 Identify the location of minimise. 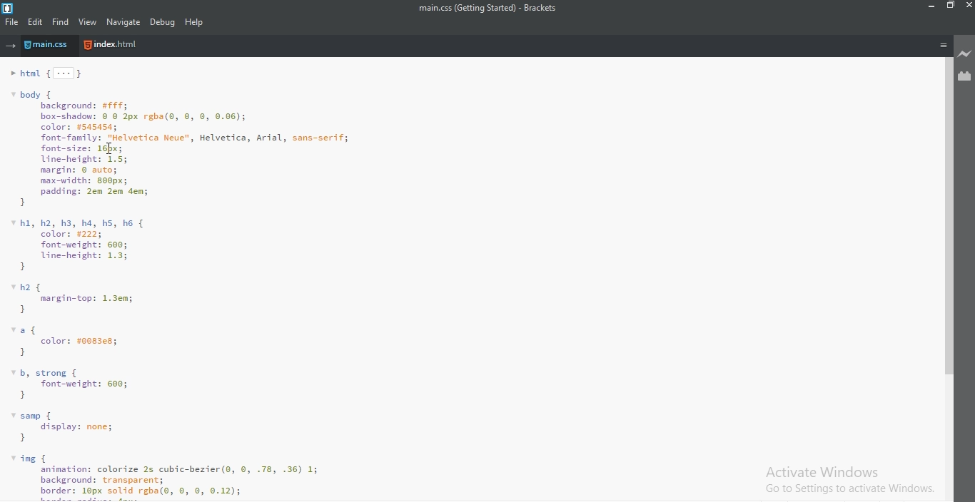
(929, 7).